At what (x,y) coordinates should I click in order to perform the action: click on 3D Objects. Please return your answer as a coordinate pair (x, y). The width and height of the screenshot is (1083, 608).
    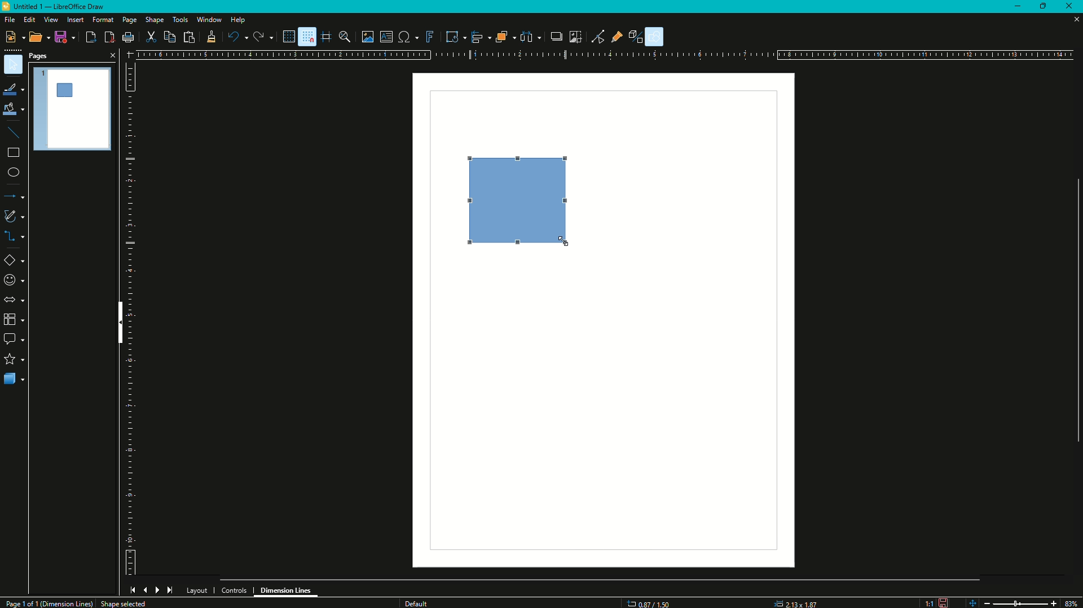
    Looking at the image, I should click on (14, 380).